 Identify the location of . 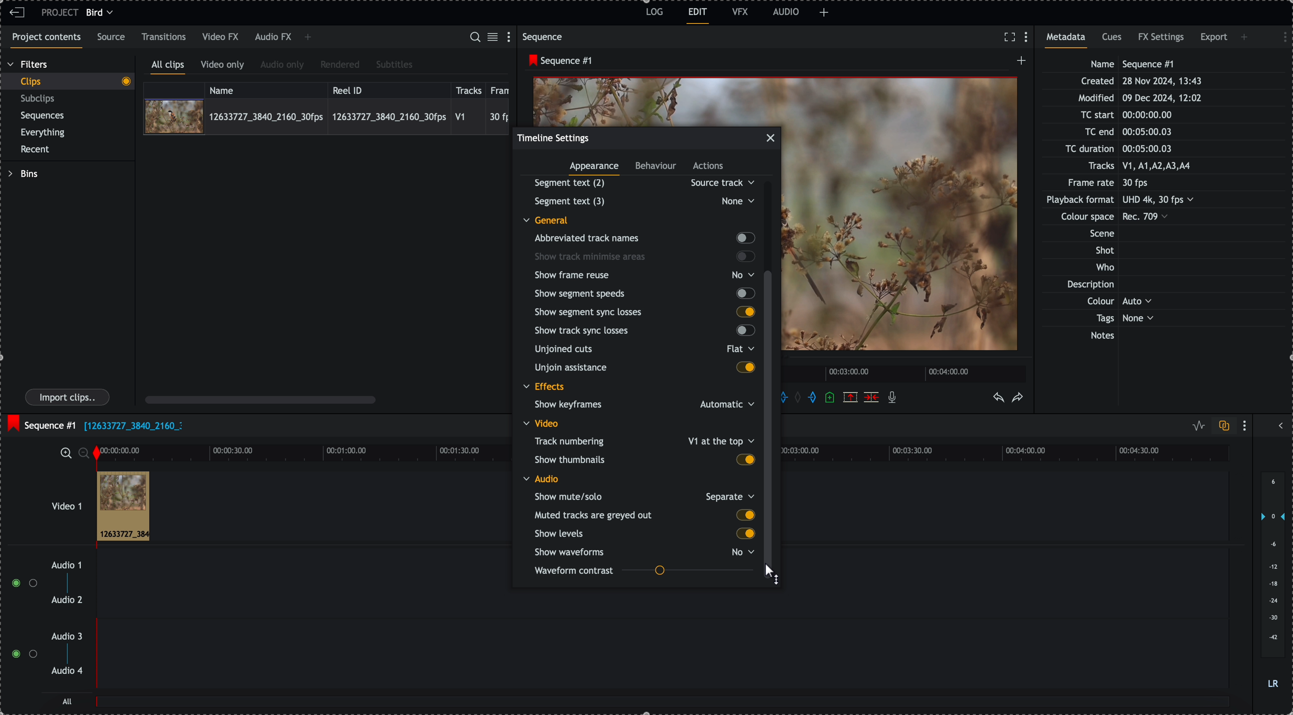
(41, 134).